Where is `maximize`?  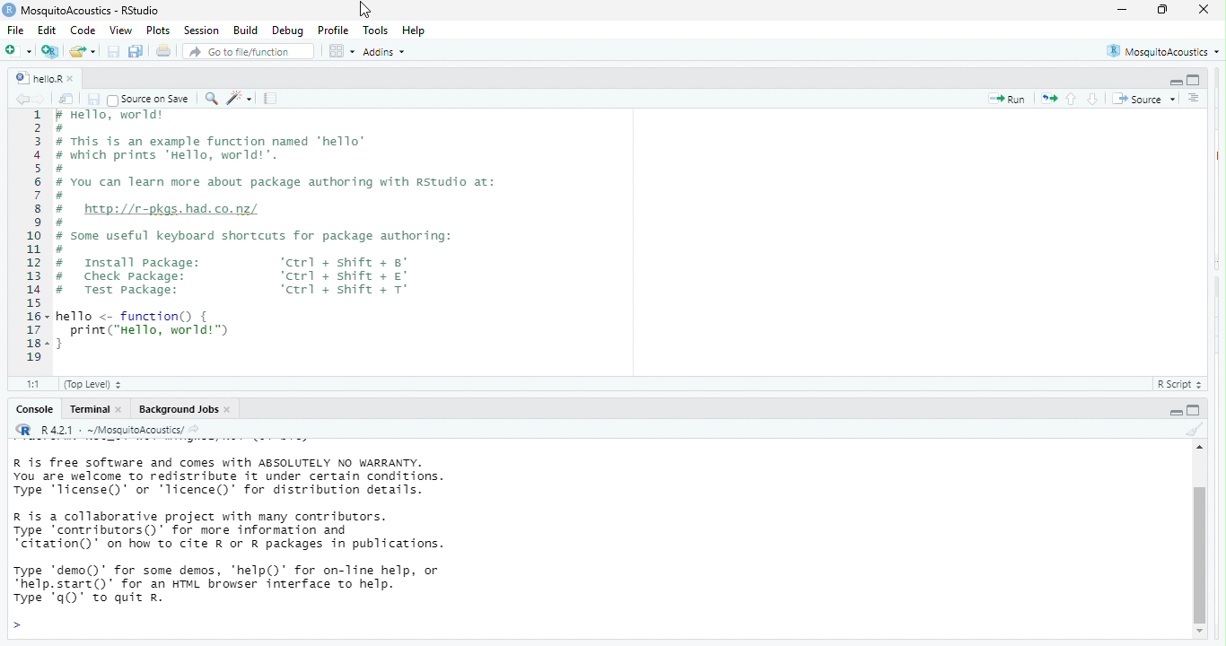
maximize is located at coordinates (1160, 11).